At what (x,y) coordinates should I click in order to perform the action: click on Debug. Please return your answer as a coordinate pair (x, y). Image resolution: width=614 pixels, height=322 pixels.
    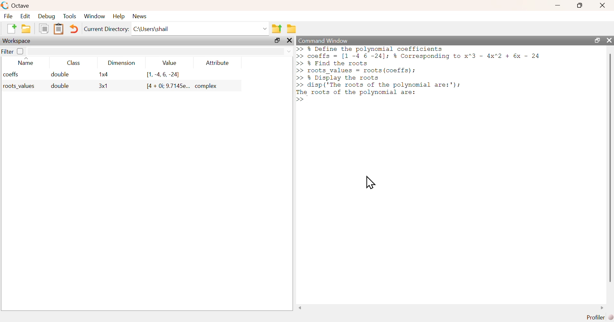
    Looking at the image, I should click on (47, 17).